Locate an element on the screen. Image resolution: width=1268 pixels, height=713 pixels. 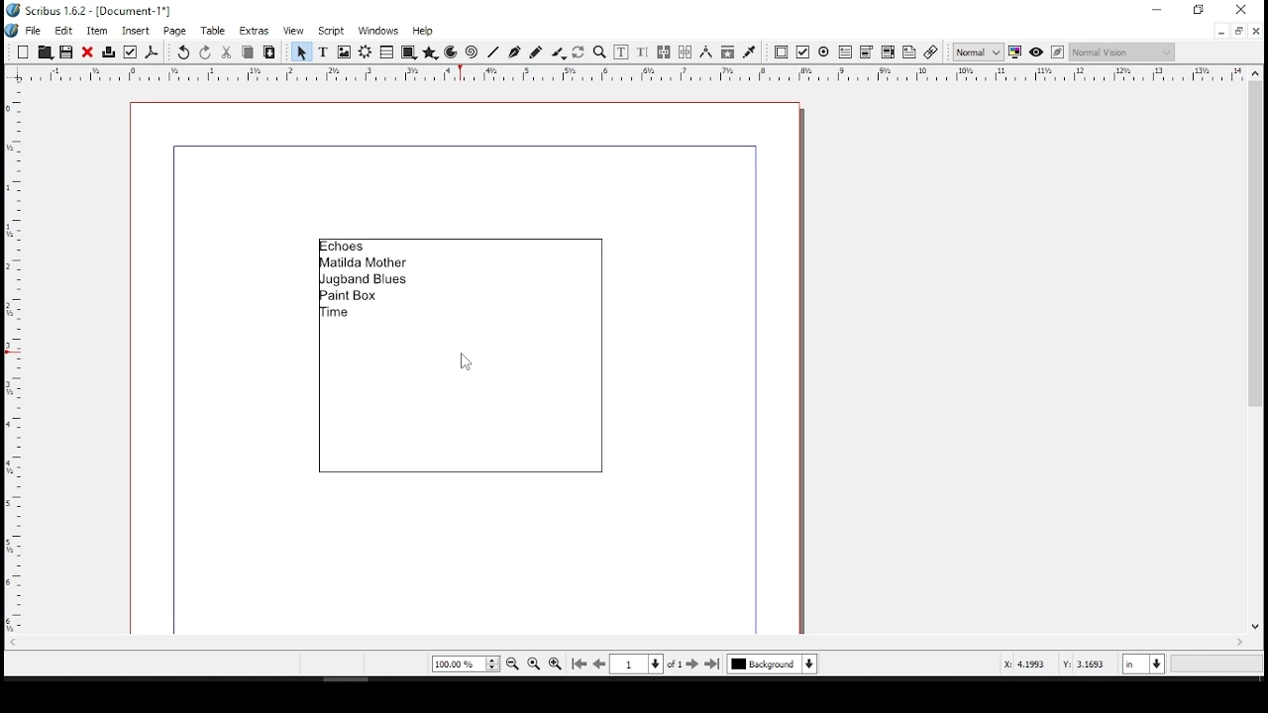
line is located at coordinates (494, 51).